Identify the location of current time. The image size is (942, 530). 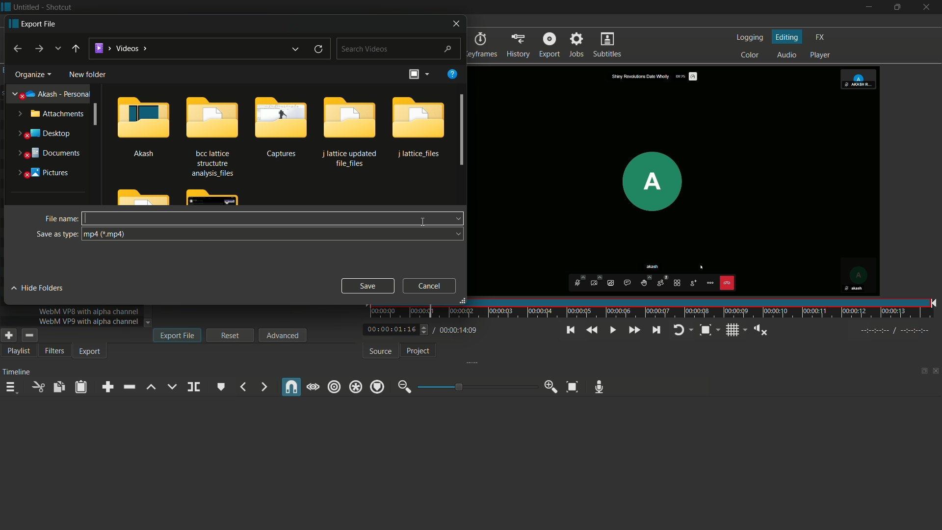
(390, 329).